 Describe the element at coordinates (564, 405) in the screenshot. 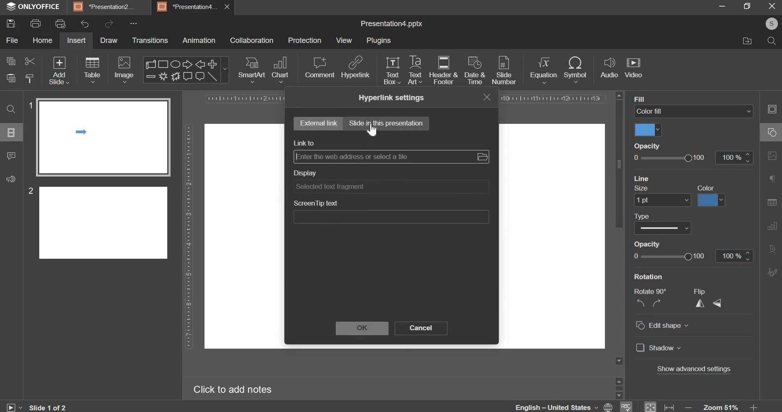

I see `language` at that location.